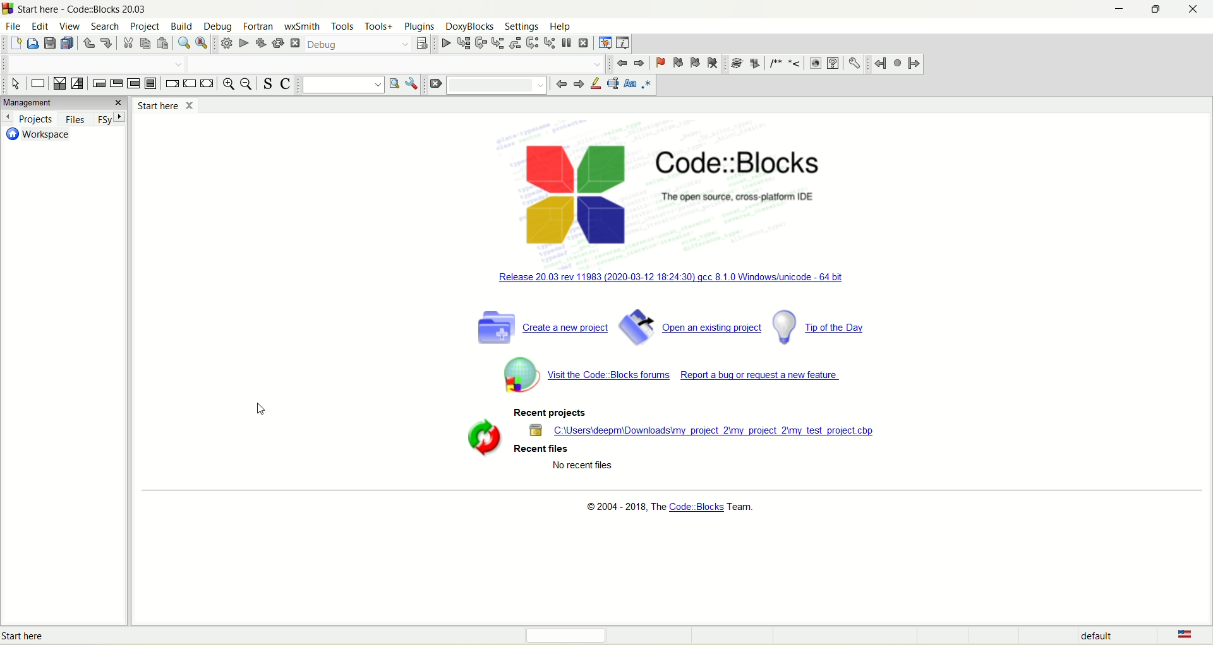  What do you see at coordinates (112, 119) in the screenshot?
I see `FSy` at bounding box center [112, 119].